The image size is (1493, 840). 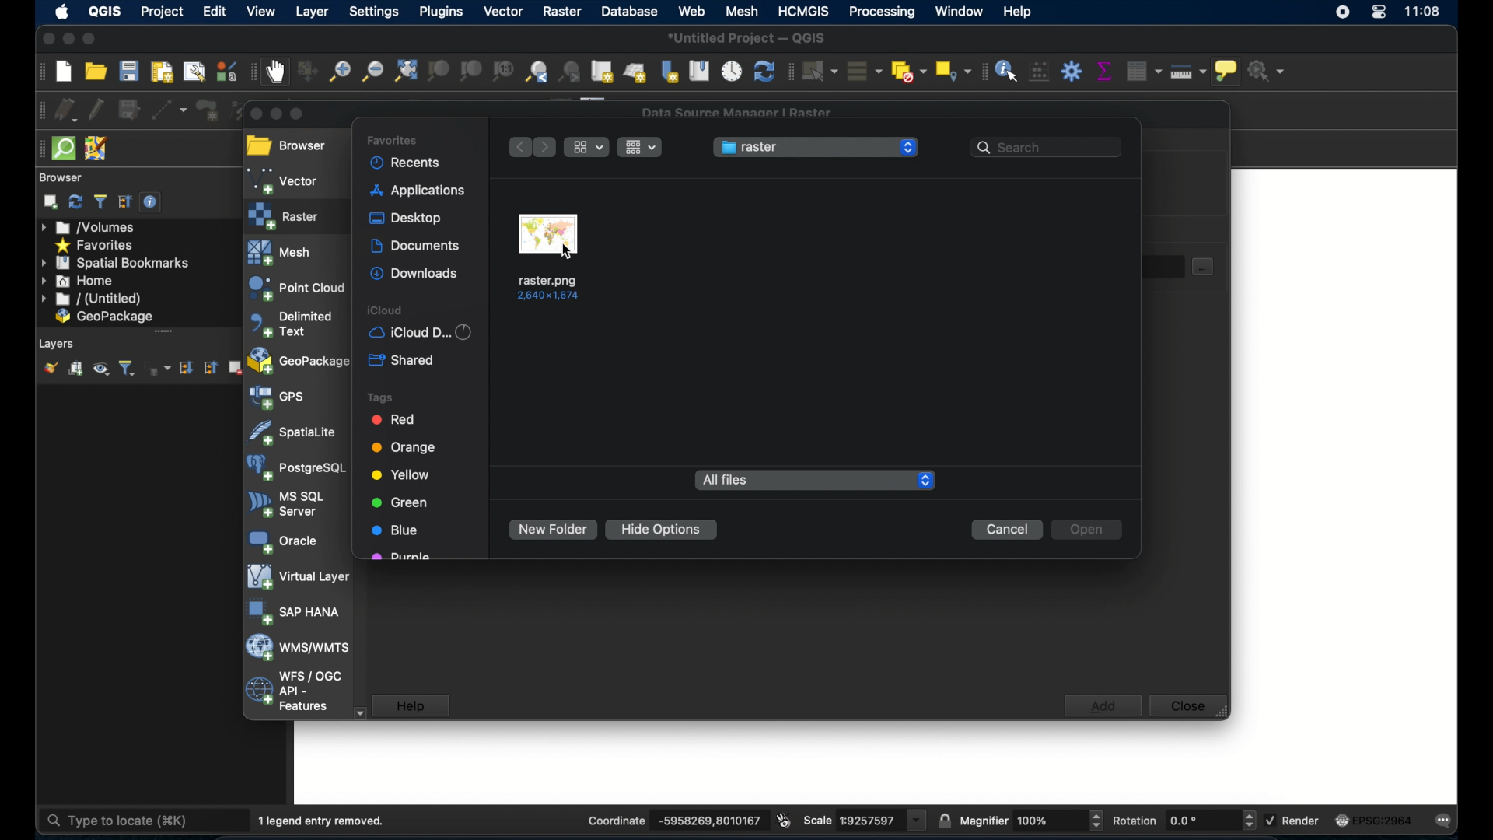 What do you see at coordinates (391, 309) in the screenshot?
I see `iCloud` at bounding box center [391, 309].